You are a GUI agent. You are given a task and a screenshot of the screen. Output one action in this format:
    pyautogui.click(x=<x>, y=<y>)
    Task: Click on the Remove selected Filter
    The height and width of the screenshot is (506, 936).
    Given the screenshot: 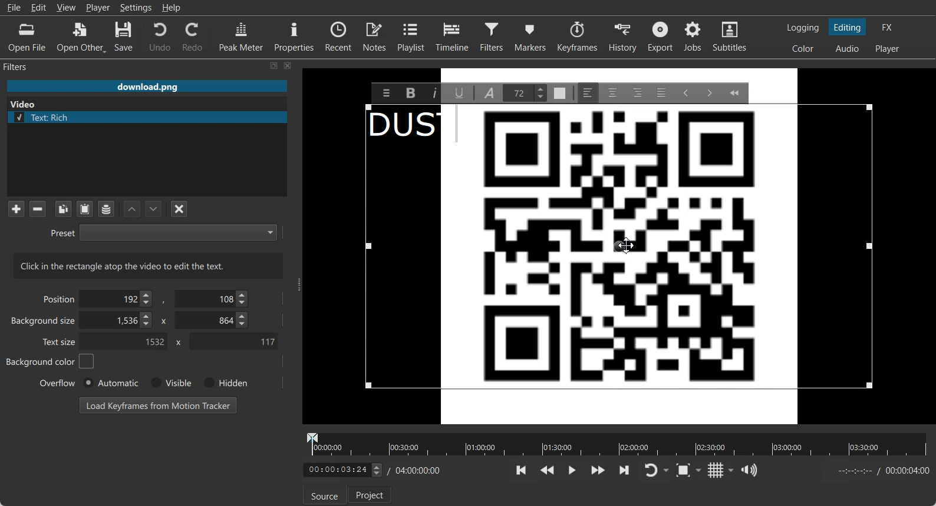 What is the action you would take?
    pyautogui.click(x=37, y=208)
    